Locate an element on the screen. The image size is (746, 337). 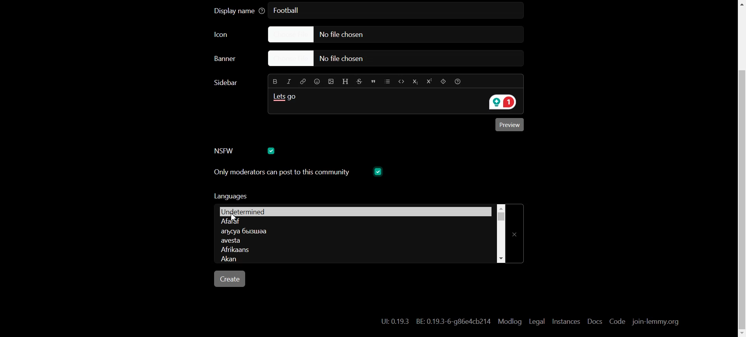
Cursor is located at coordinates (235, 217).